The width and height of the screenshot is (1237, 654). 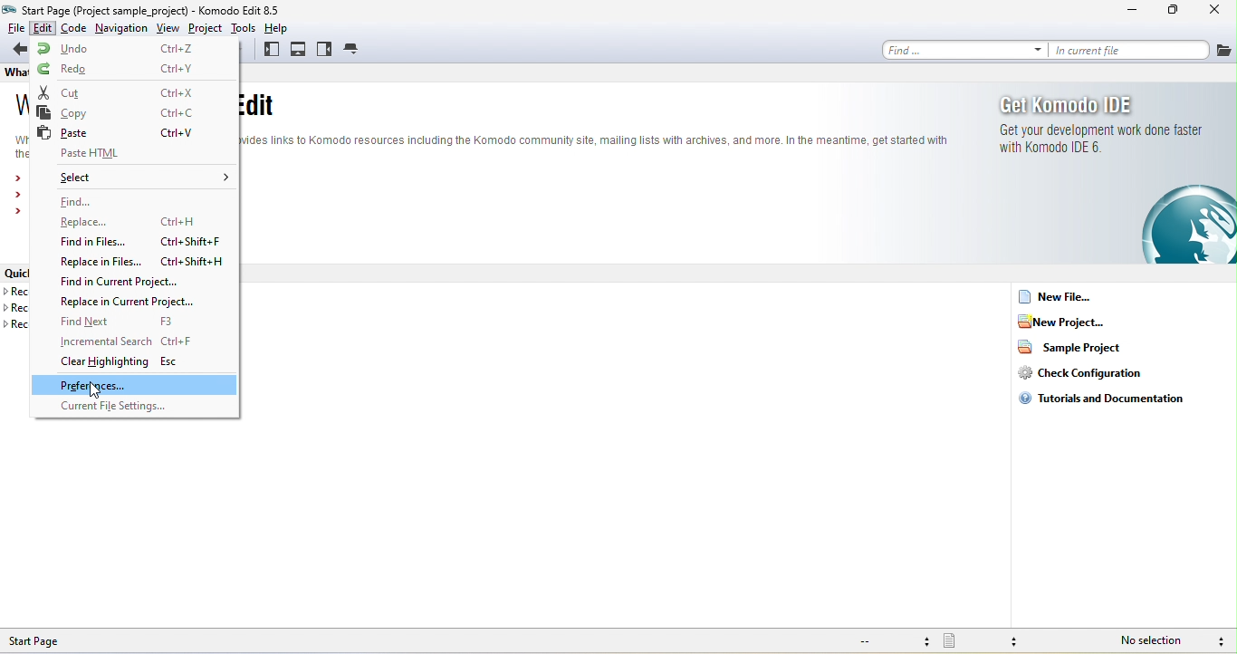 I want to click on replace in current project, so click(x=134, y=303).